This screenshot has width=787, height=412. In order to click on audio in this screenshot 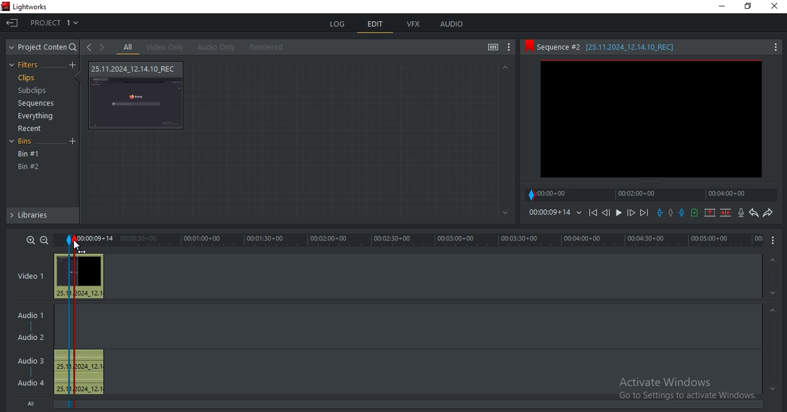, I will do `click(81, 372)`.